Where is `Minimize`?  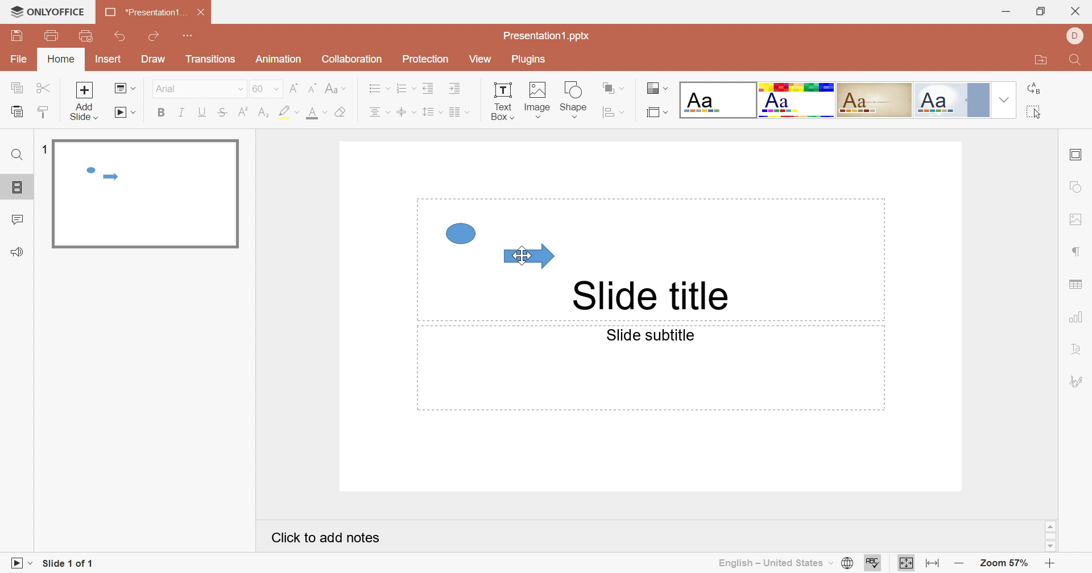 Minimize is located at coordinates (1004, 11).